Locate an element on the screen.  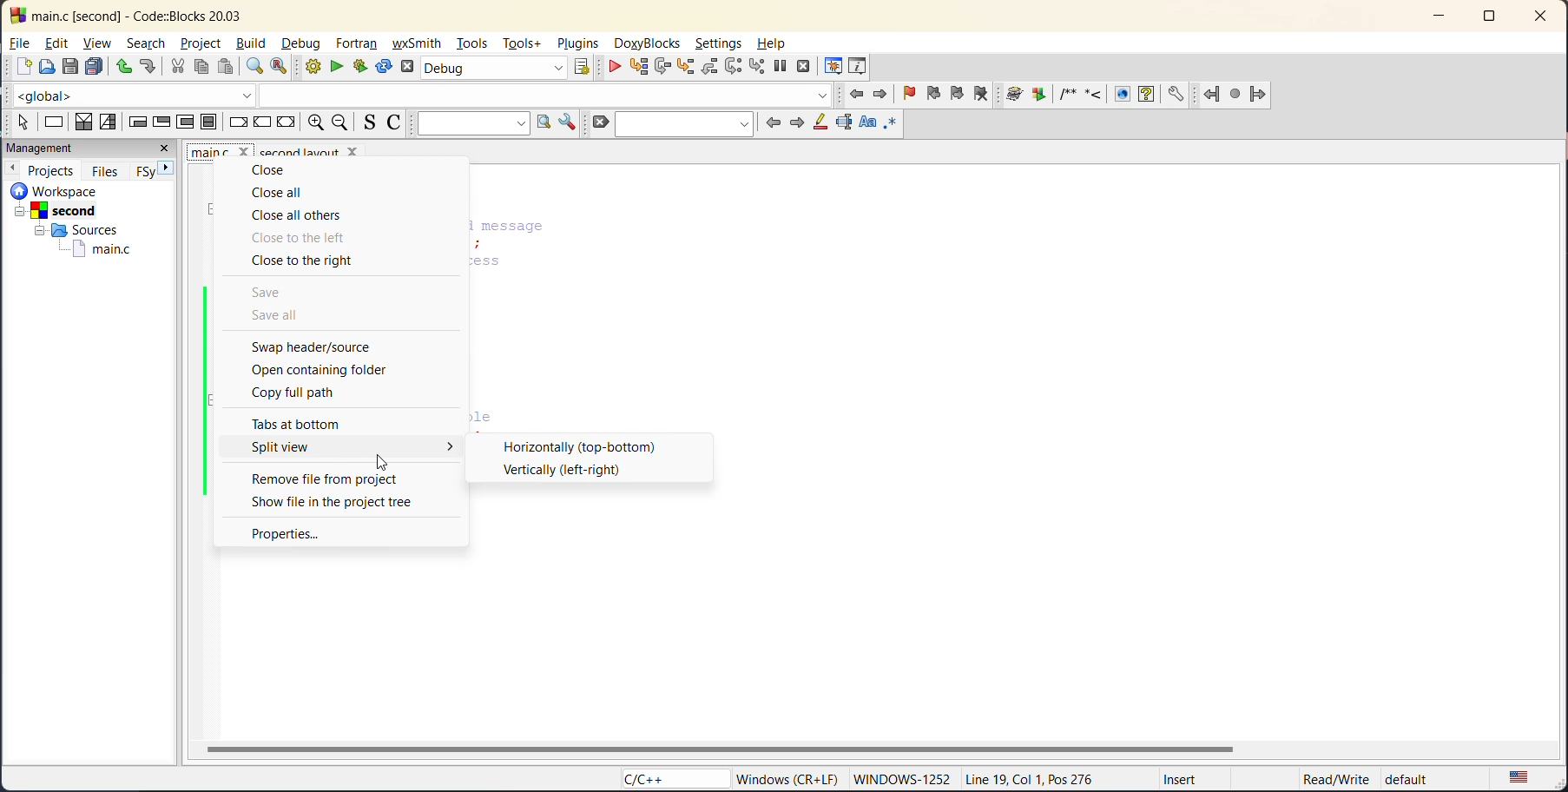
debugging windows is located at coordinates (833, 67).